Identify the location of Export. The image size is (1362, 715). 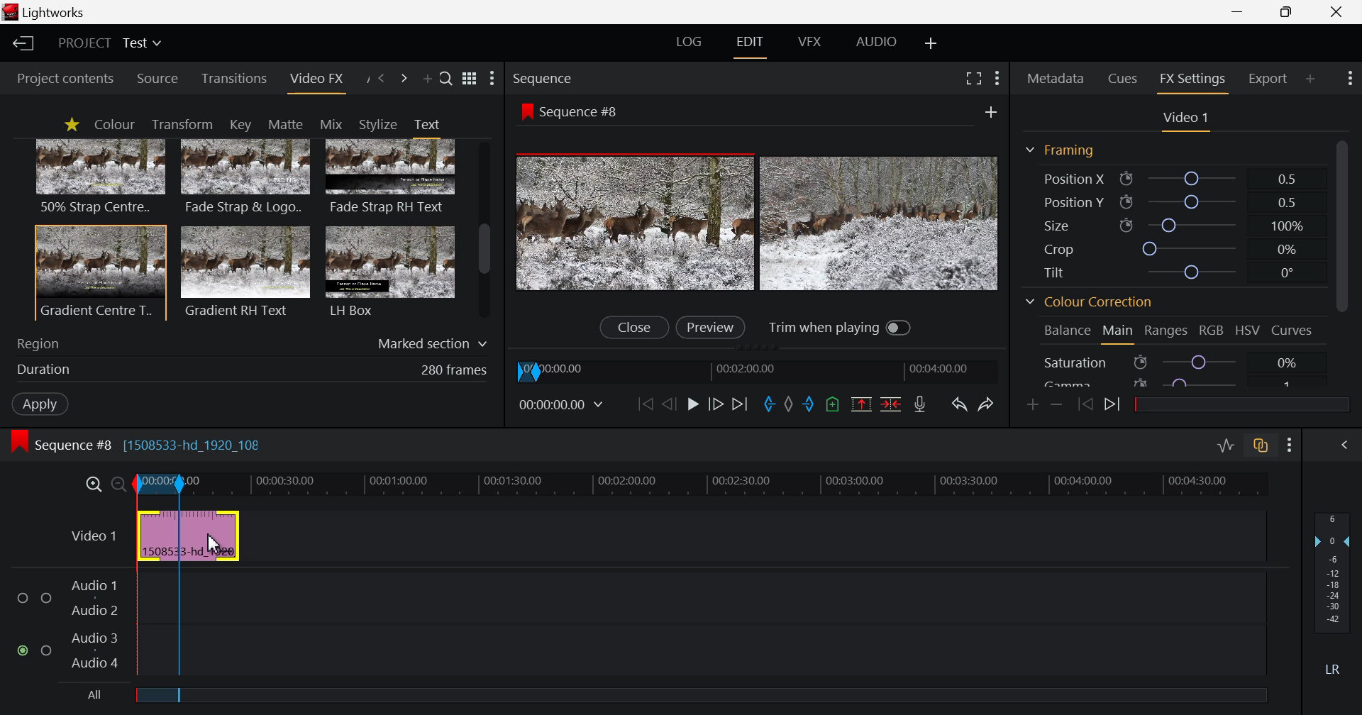
(1268, 77).